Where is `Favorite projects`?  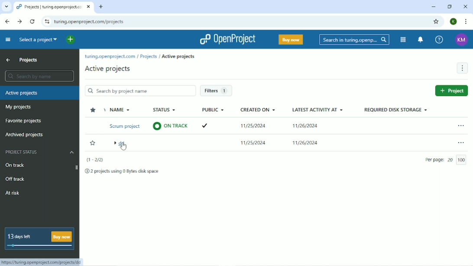 Favorite projects is located at coordinates (24, 121).